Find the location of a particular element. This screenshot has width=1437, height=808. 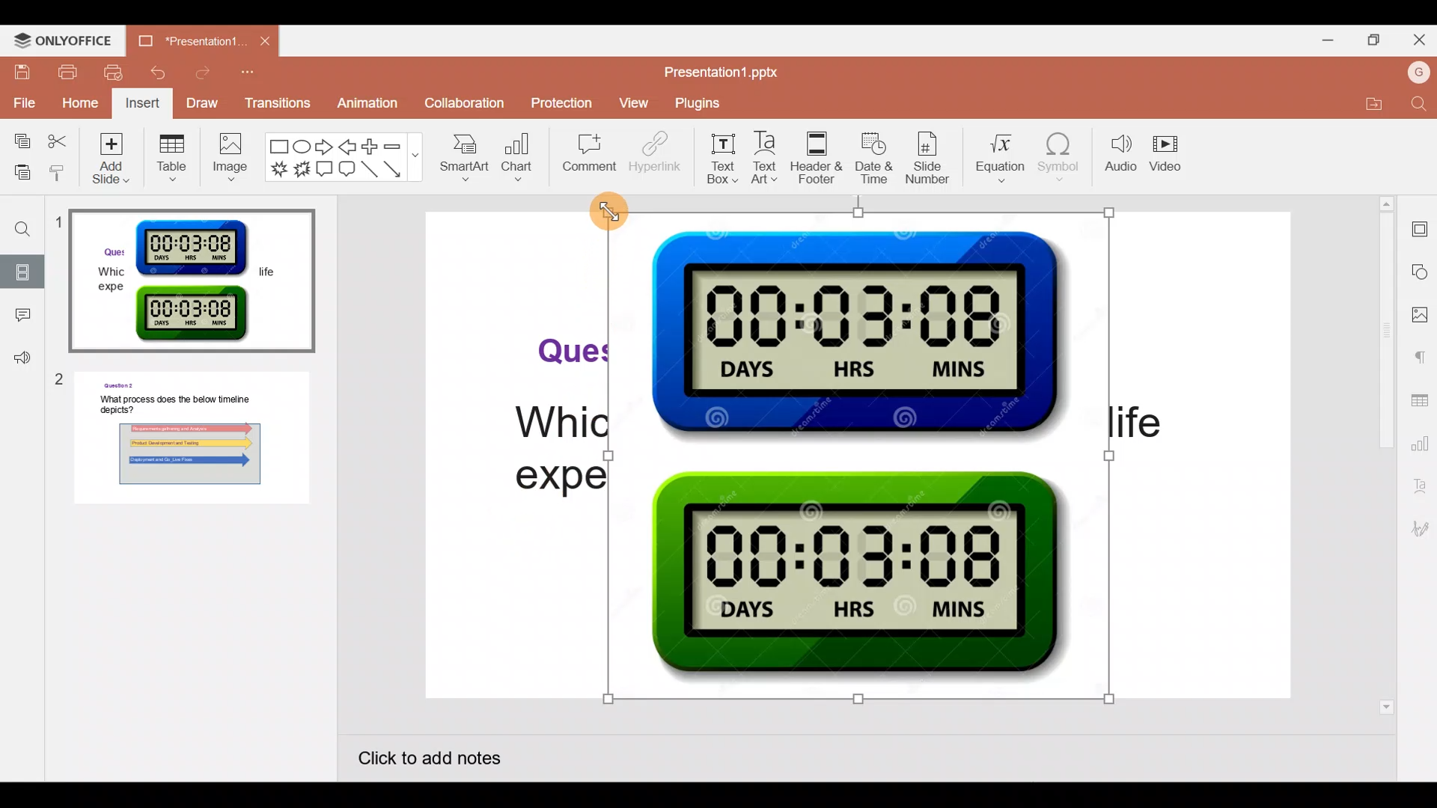

Comment is located at coordinates (585, 156).